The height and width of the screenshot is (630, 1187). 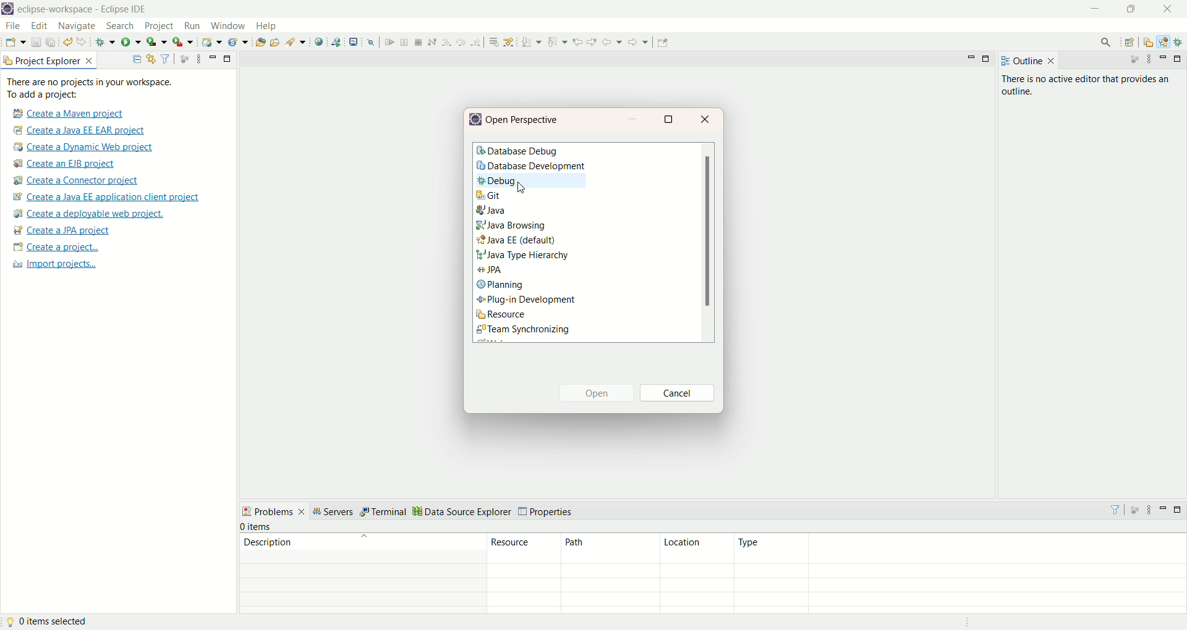 What do you see at coordinates (491, 272) in the screenshot?
I see `JPA ` at bounding box center [491, 272].